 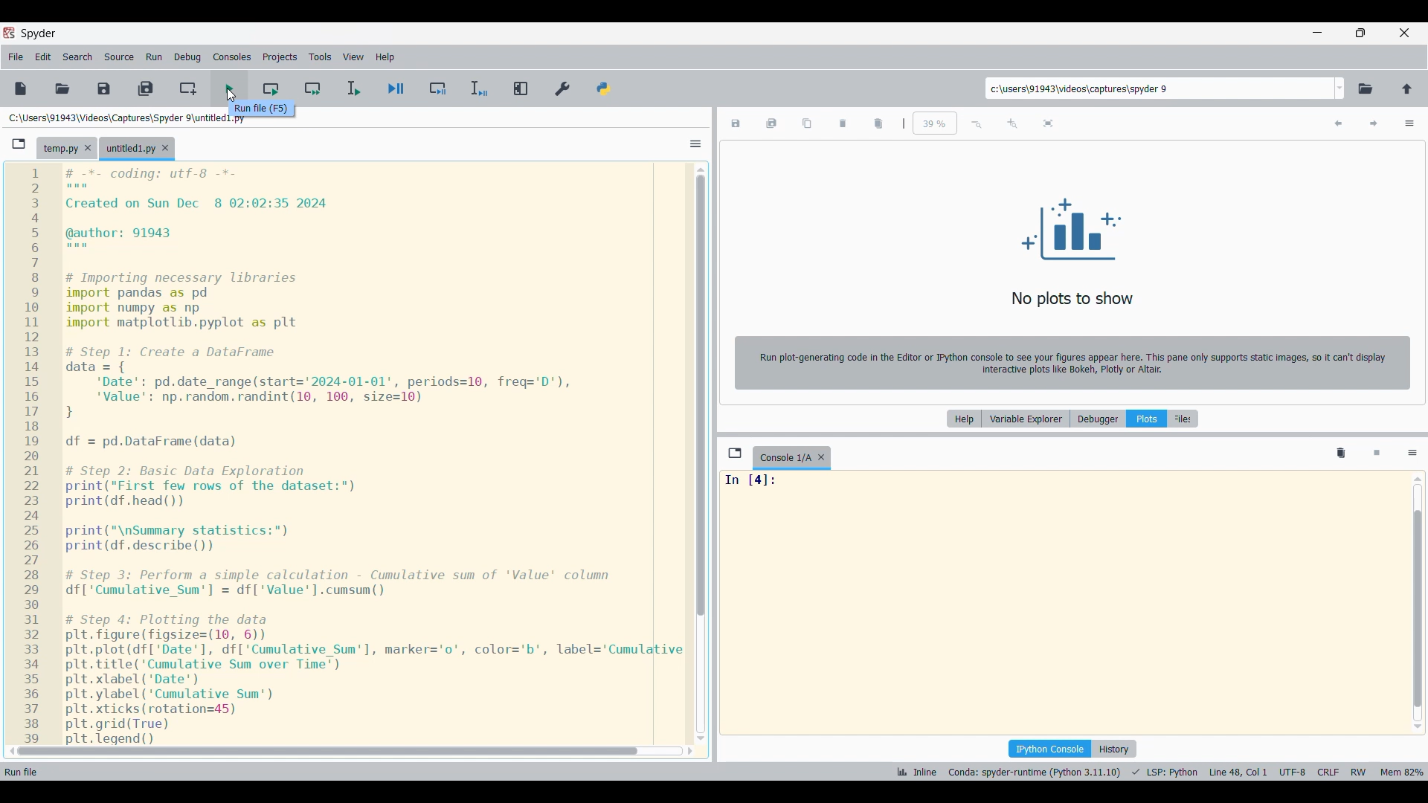 What do you see at coordinates (39, 34) in the screenshot?
I see `Software name` at bounding box center [39, 34].